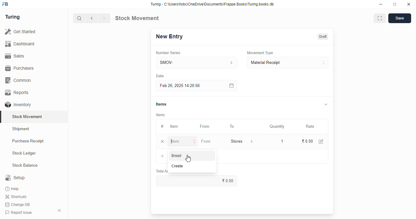  What do you see at coordinates (161, 104) in the screenshot?
I see `items` at bounding box center [161, 104].